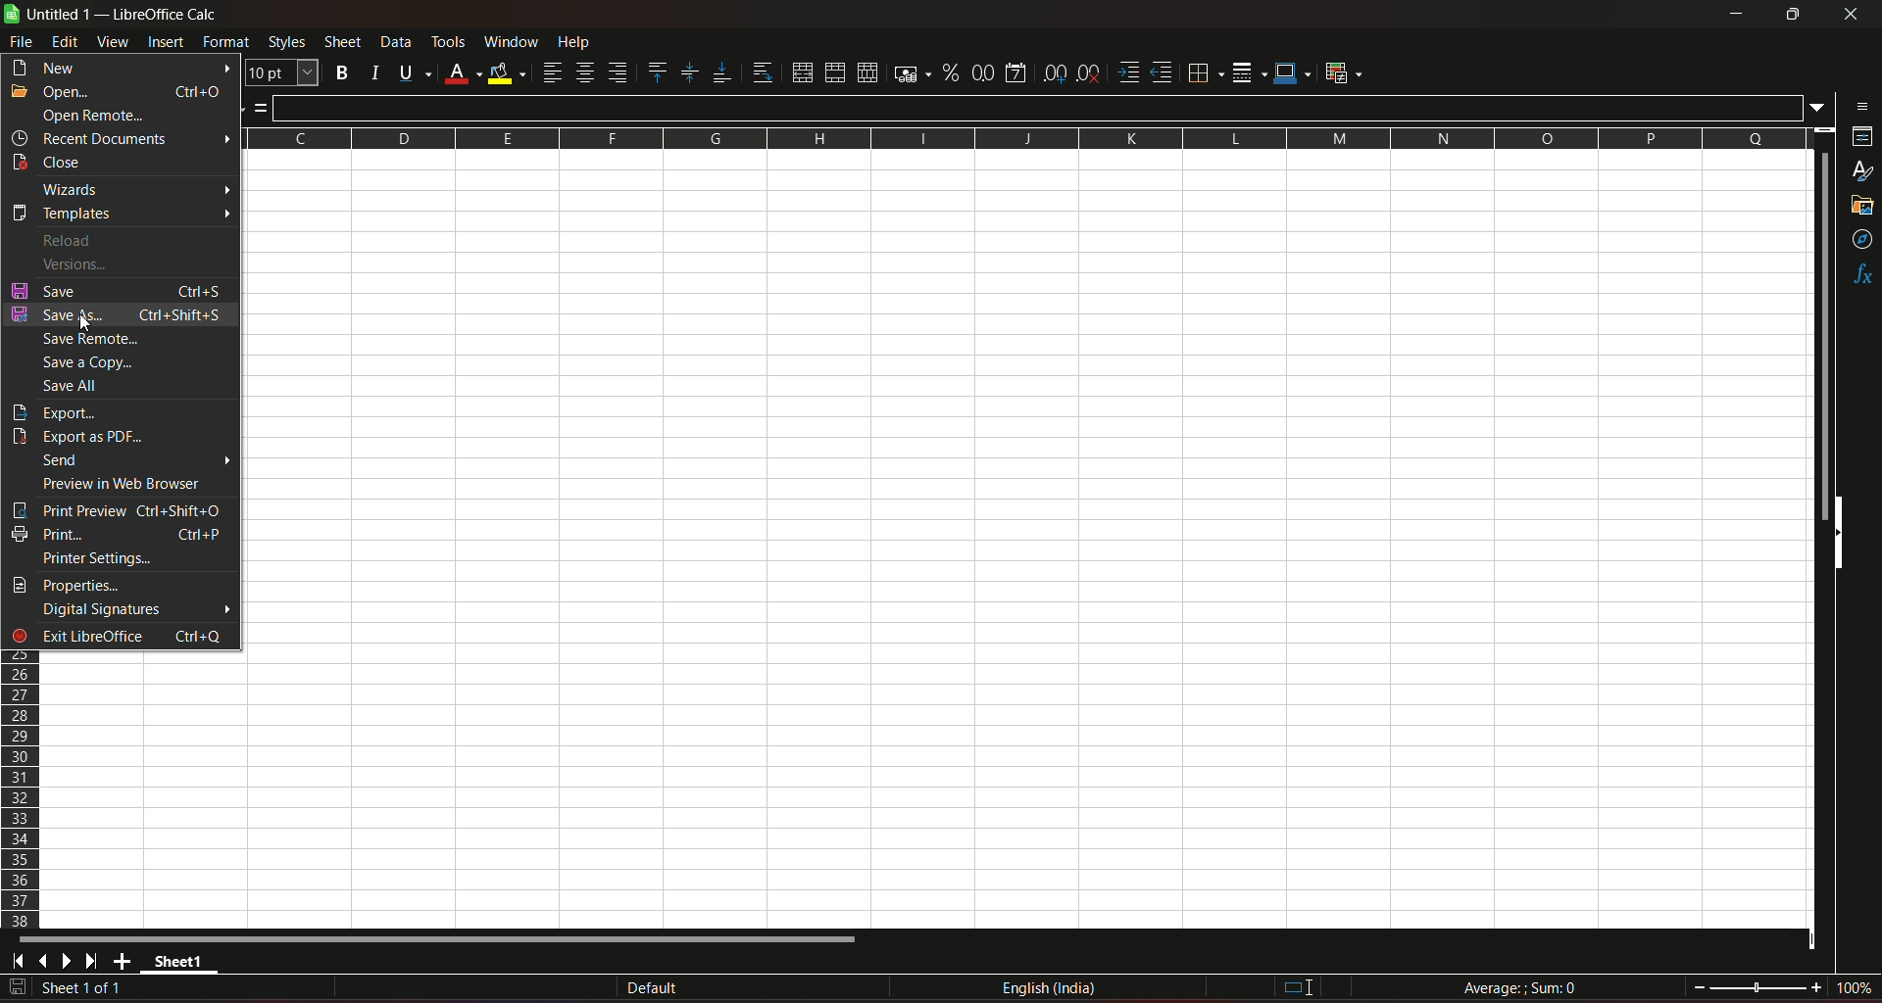 The height and width of the screenshot is (1003, 1882). I want to click on align center, so click(584, 73).